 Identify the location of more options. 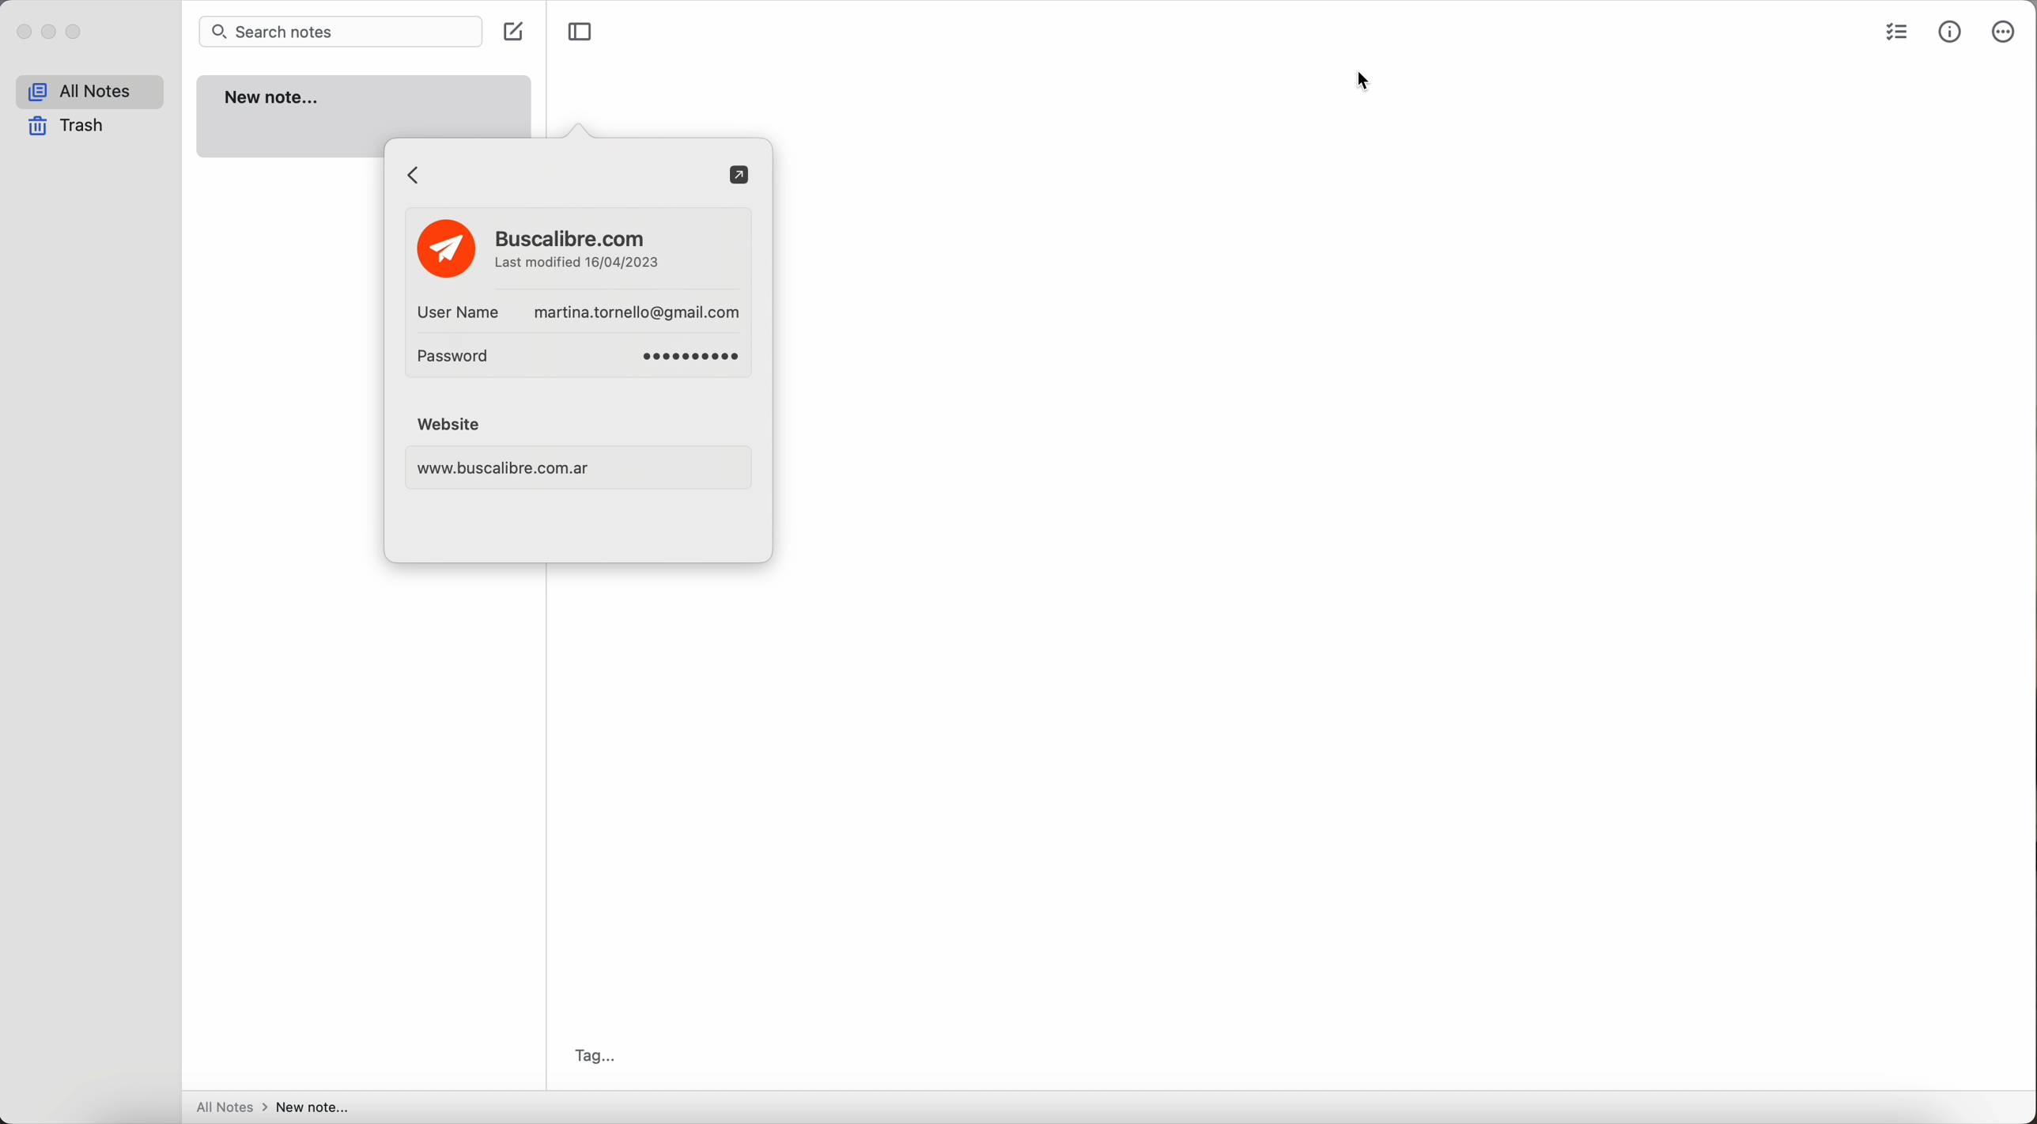
(2005, 33).